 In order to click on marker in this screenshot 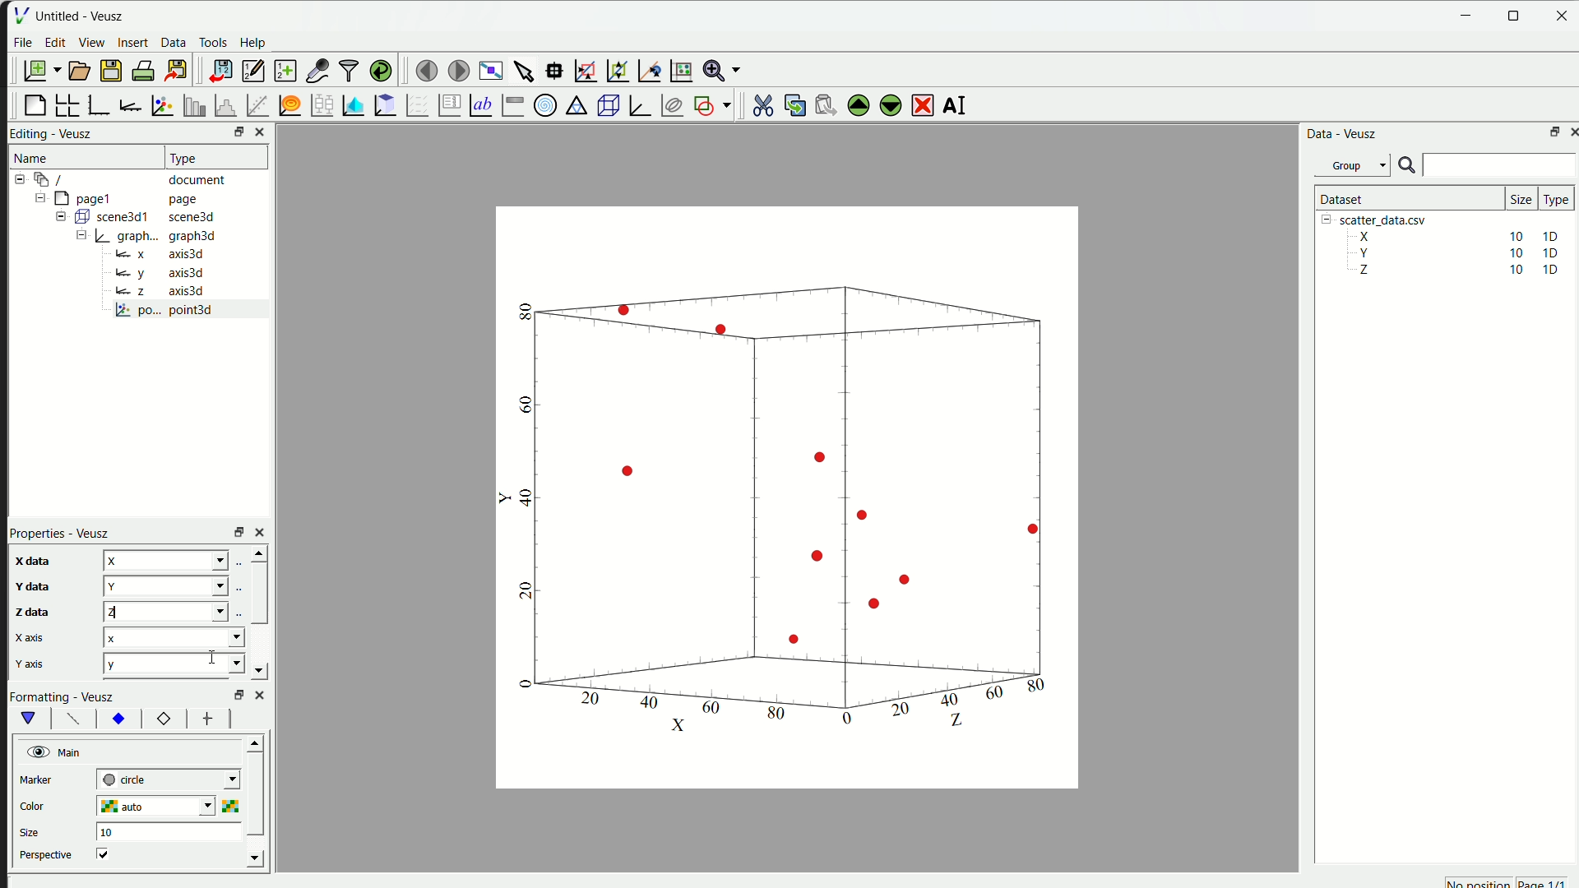, I will do `click(43, 779)`.